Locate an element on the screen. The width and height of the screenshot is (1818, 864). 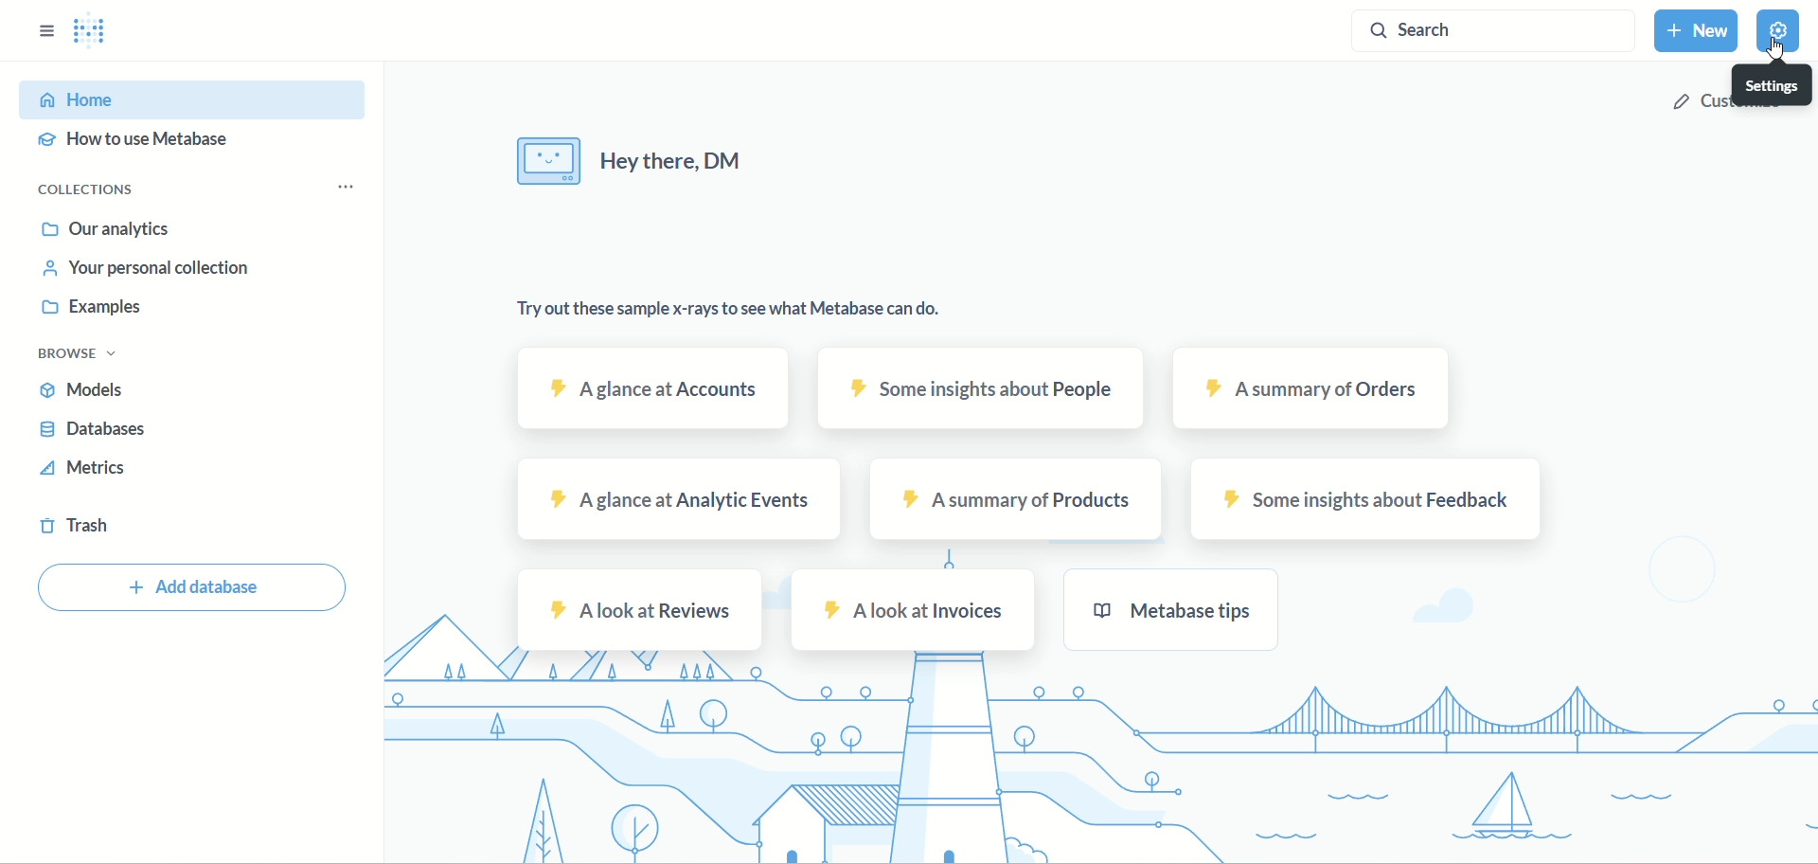
trash is located at coordinates (75, 527).